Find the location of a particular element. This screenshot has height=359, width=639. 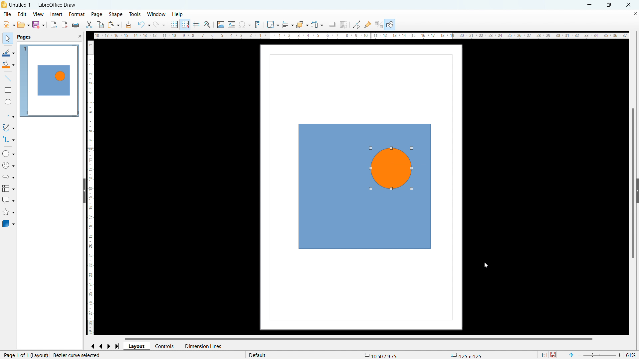

zoom in is located at coordinates (620, 355).